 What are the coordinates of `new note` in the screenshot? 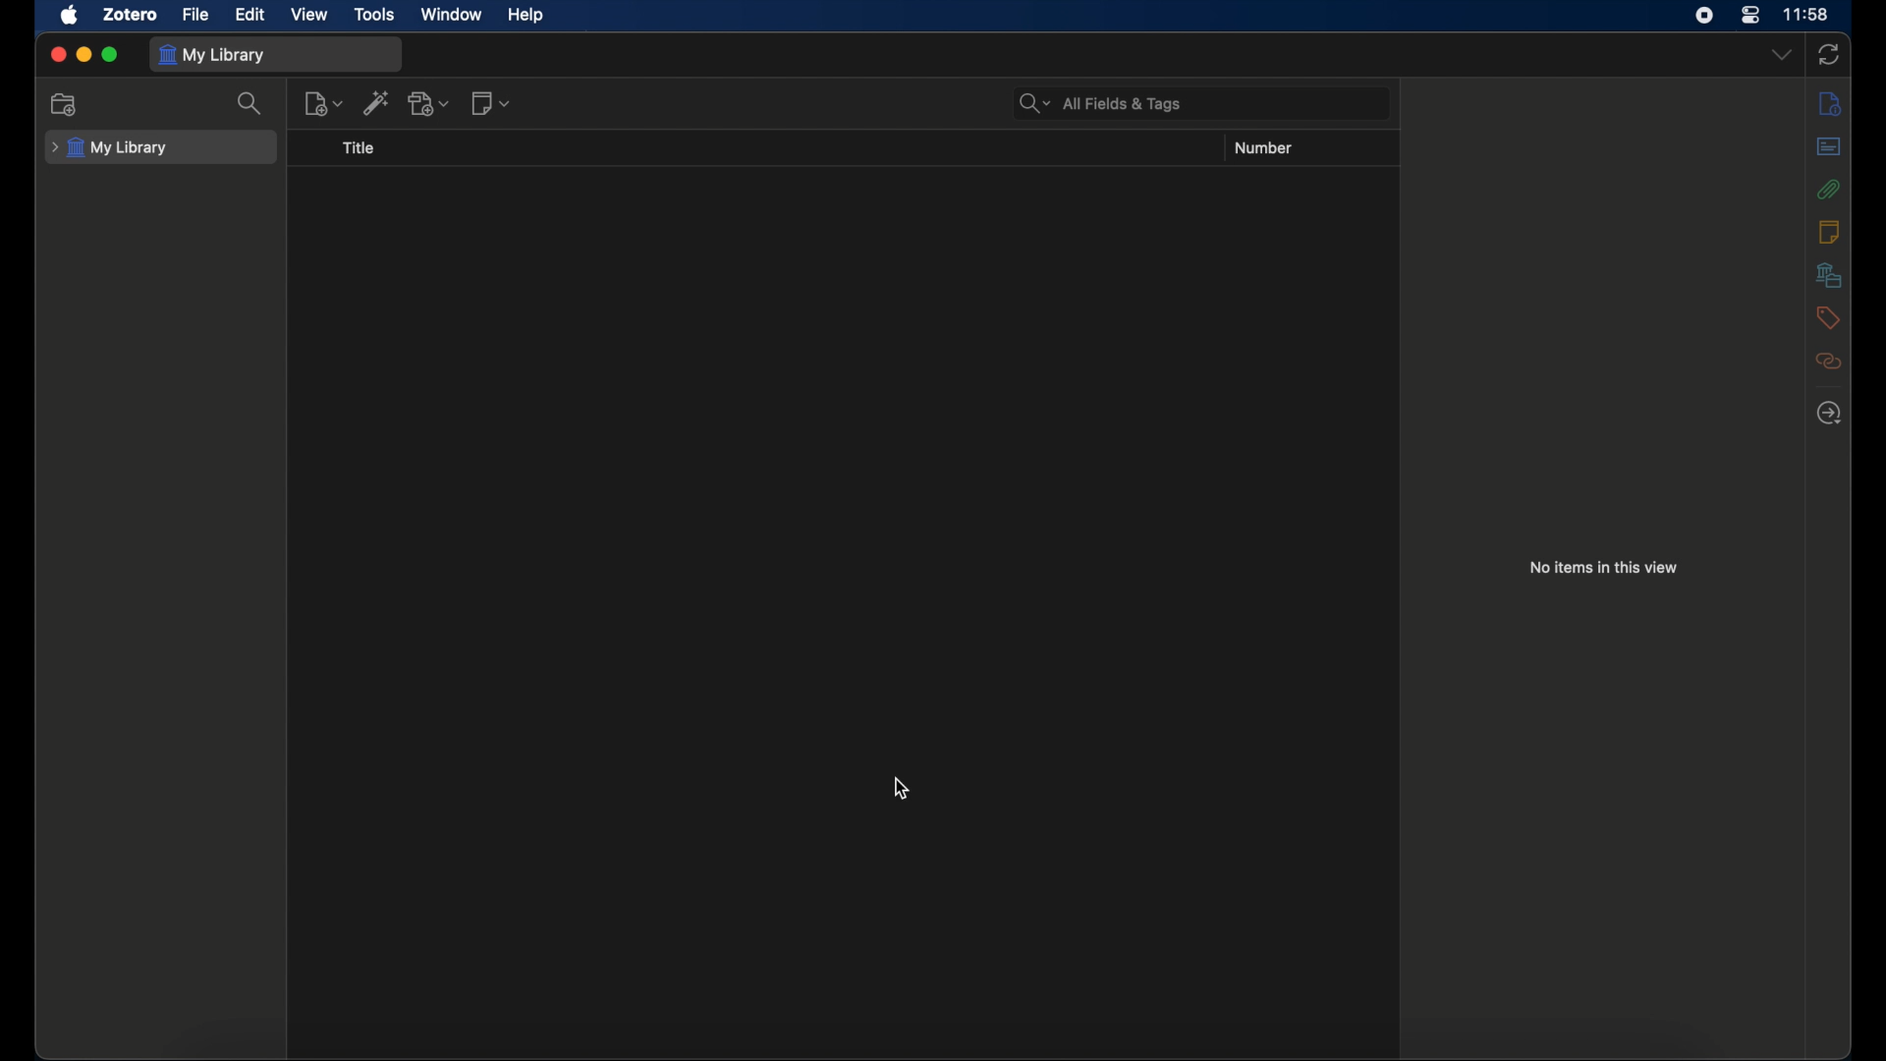 It's located at (493, 102).